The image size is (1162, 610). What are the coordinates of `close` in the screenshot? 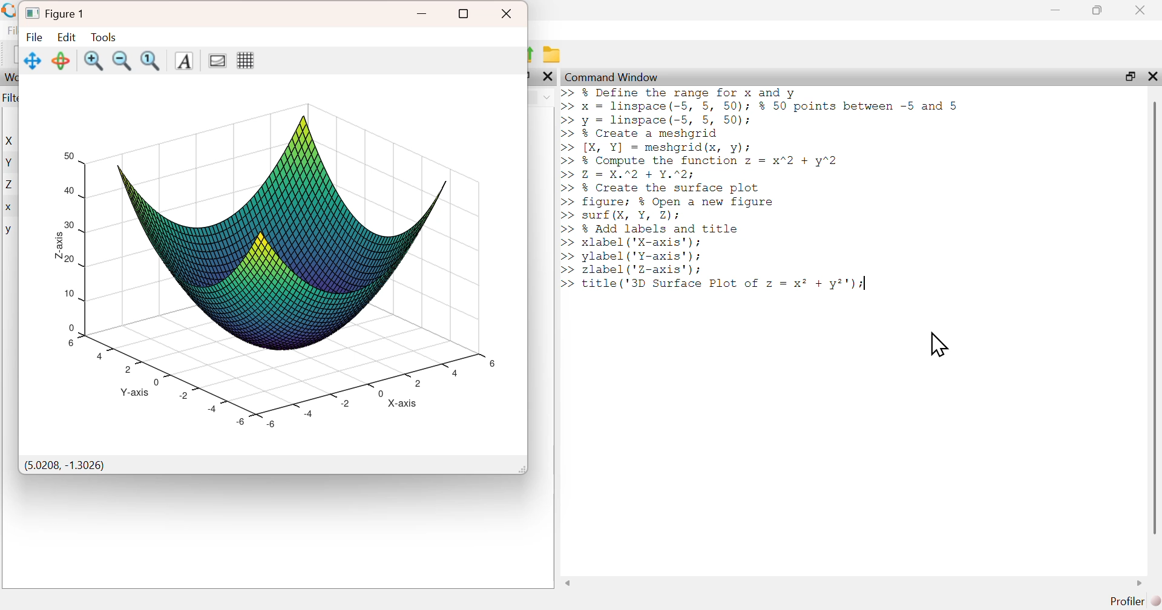 It's located at (1142, 10).